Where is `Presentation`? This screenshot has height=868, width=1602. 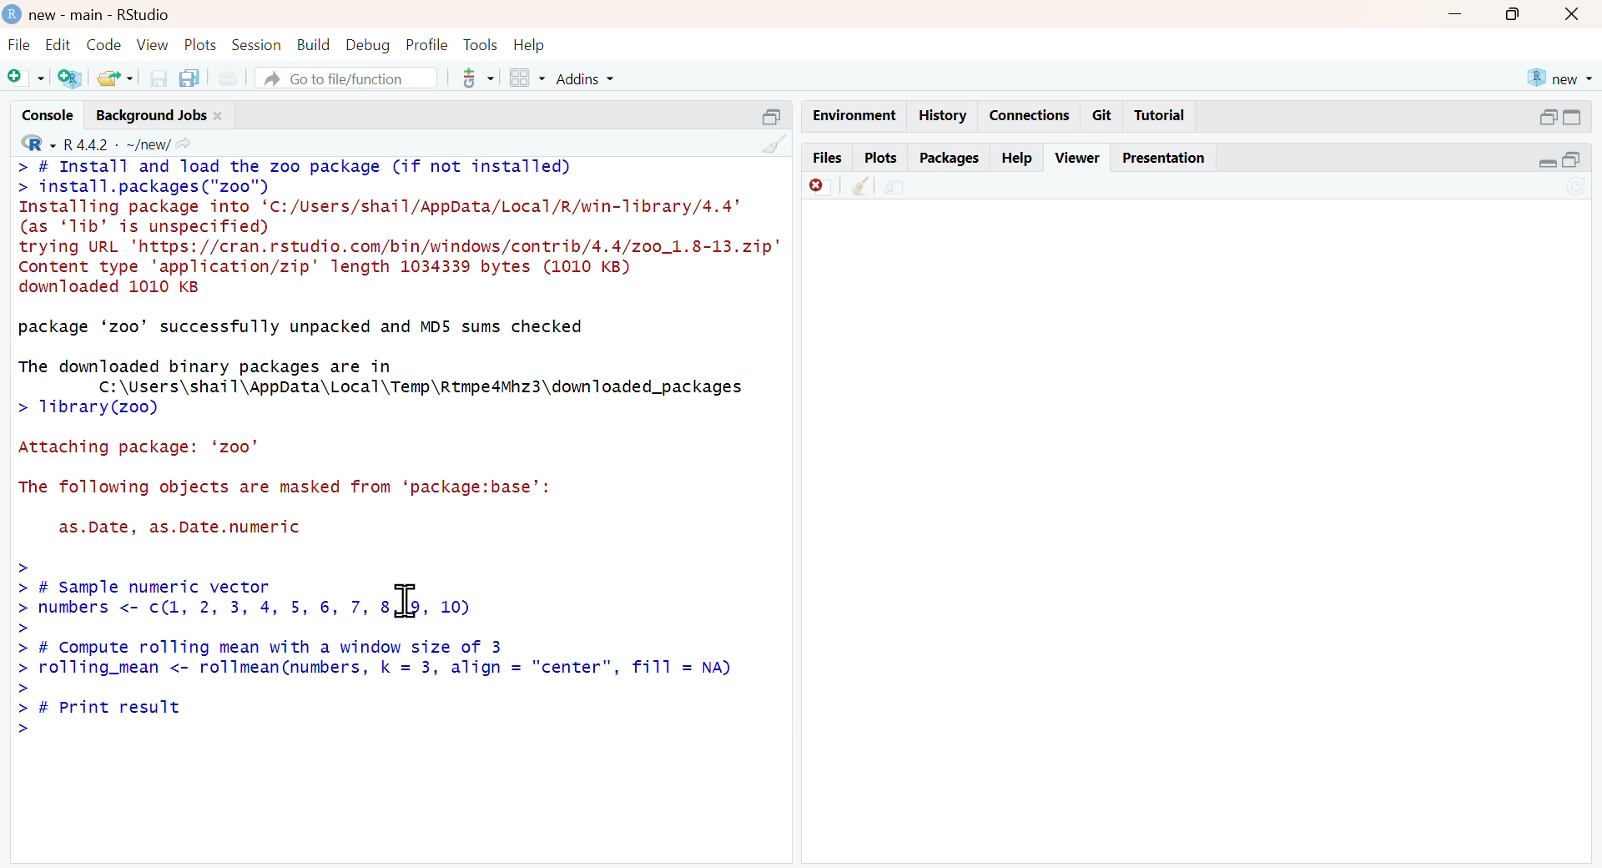 Presentation is located at coordinates (1164, 159).